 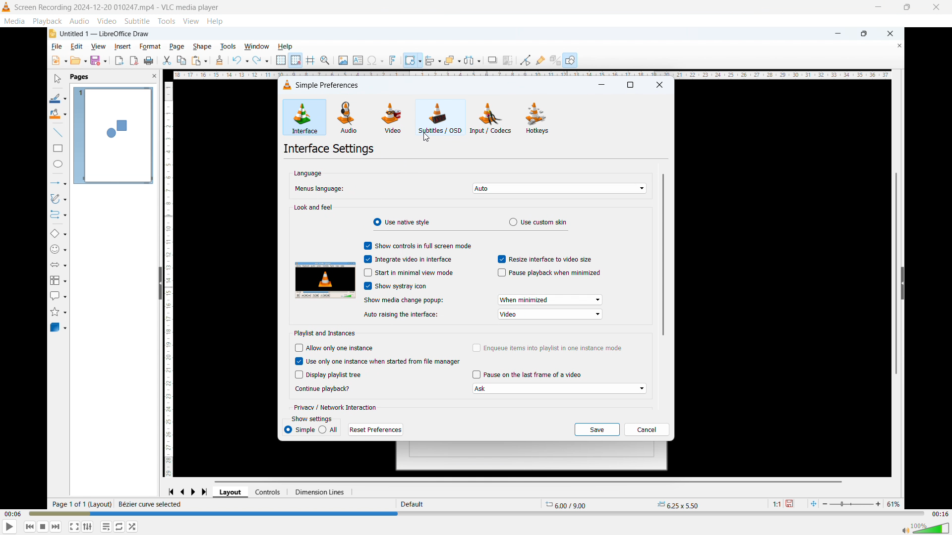 I want to click on random , so click(x=132, y=527).